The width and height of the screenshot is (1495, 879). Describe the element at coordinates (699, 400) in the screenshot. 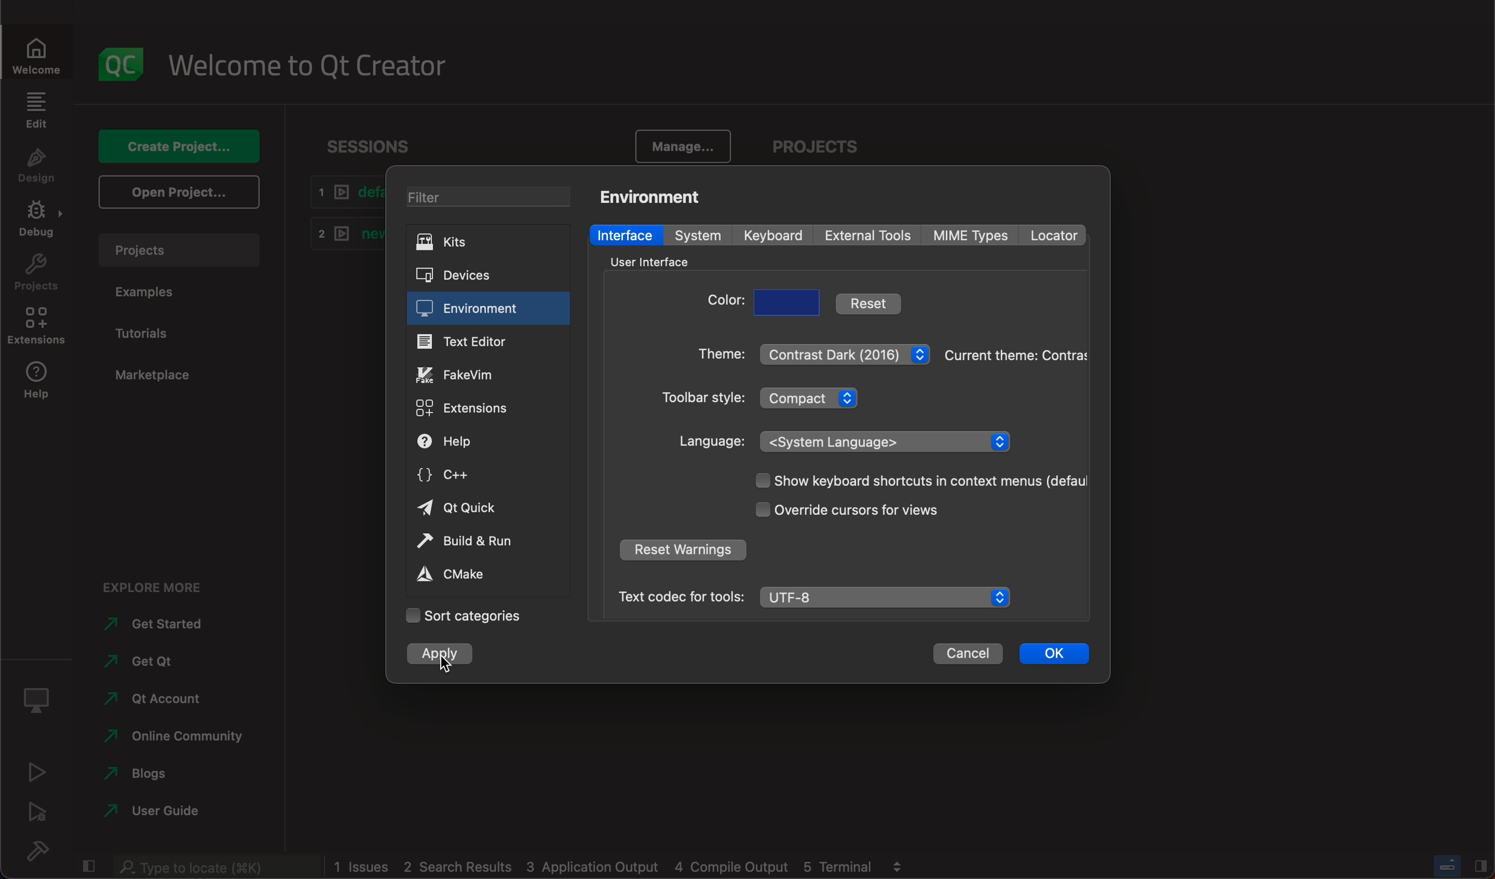

I see `toolbar style` at that location.